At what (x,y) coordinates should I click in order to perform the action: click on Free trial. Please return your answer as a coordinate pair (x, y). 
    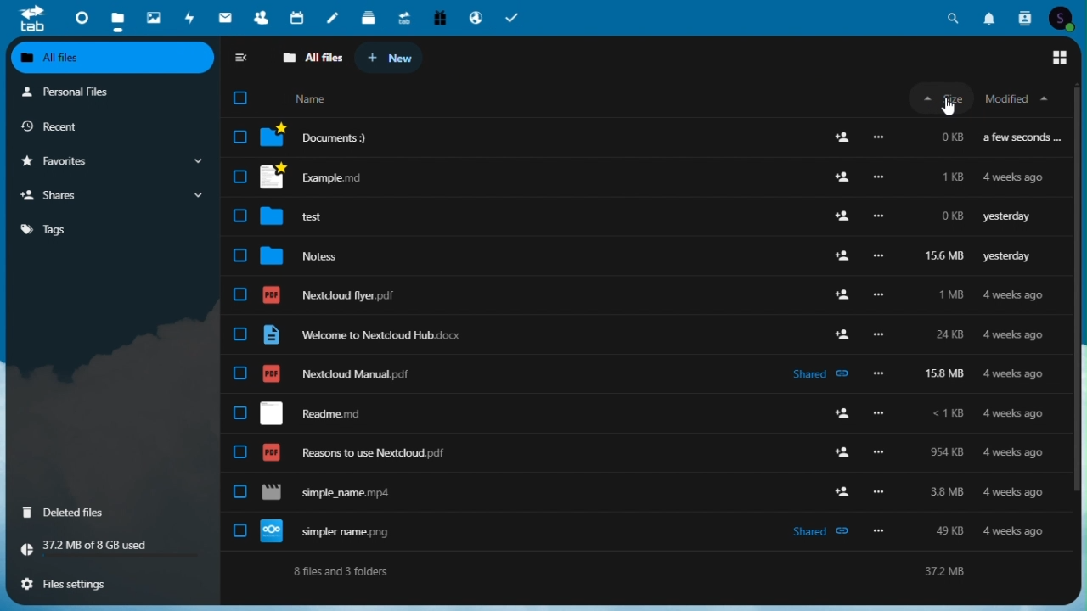
    Looking at the image, I should click on (441, 14).